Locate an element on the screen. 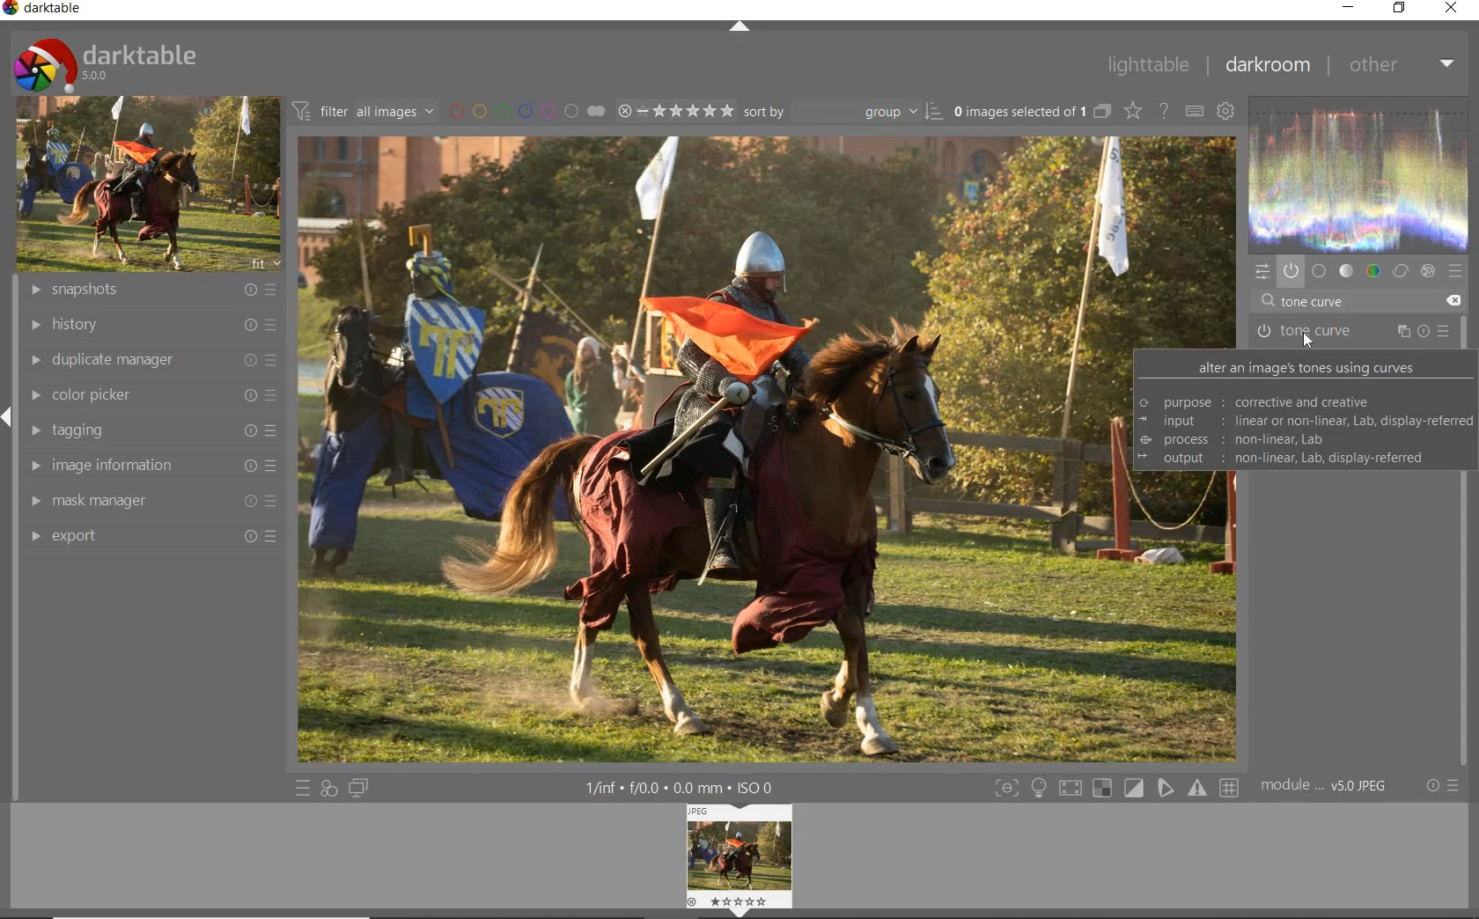 The width and height of the screenshot is (1479, 919). lighttable is located at coordinates (1147, 66).